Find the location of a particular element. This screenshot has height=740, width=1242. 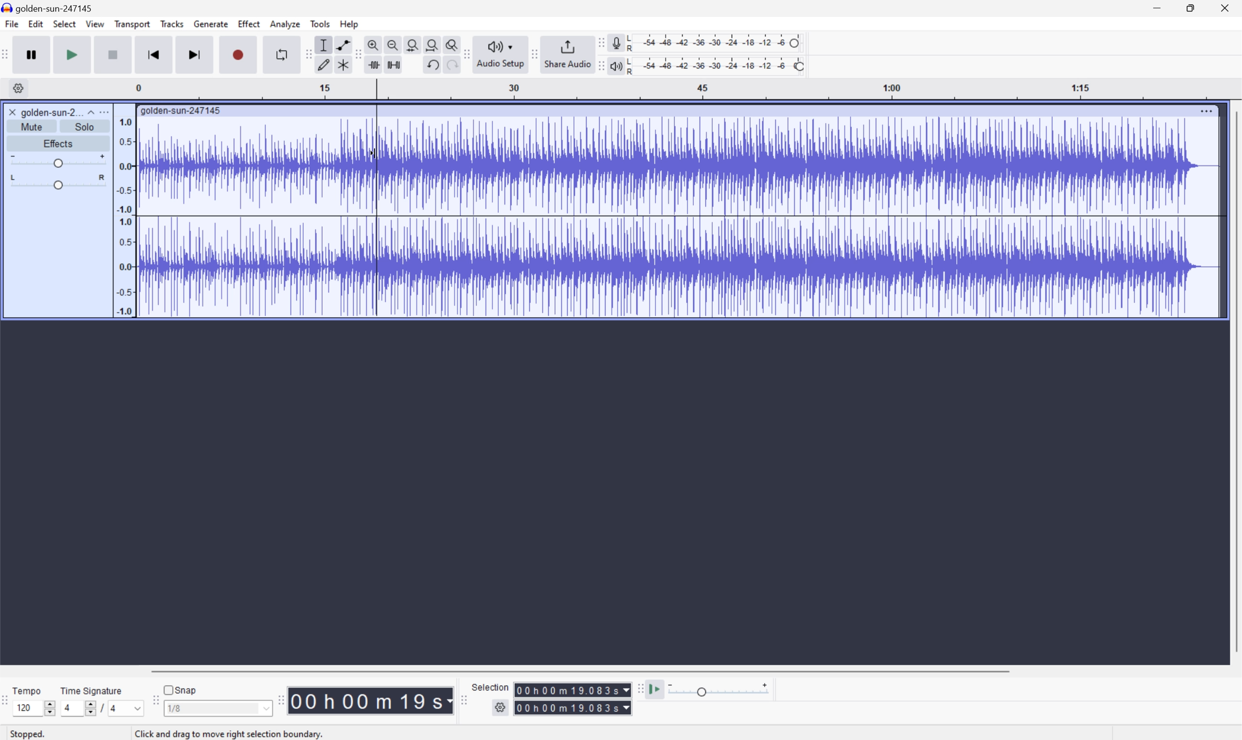

Solo is located at coordinates (86, 127).